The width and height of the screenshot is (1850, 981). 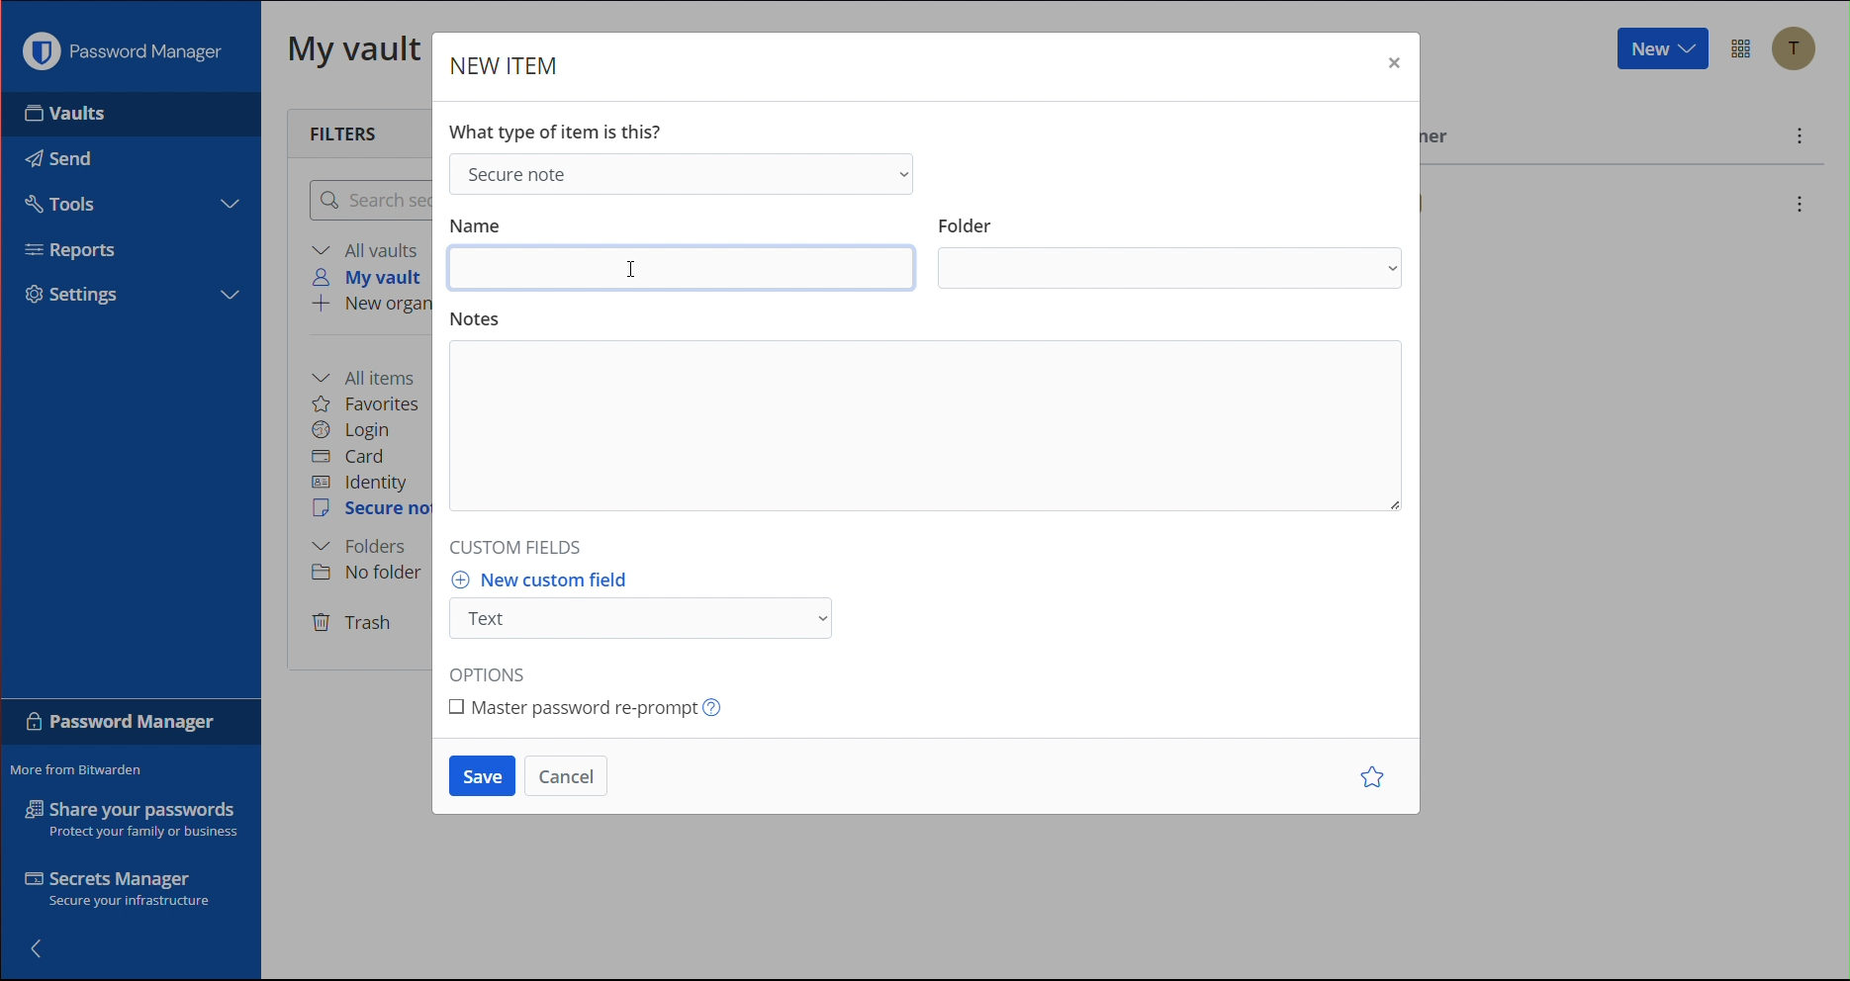 What do you see at coordinates (360, 484) in the screenshot?
I see `Identity` at bounding box center [360, 484].